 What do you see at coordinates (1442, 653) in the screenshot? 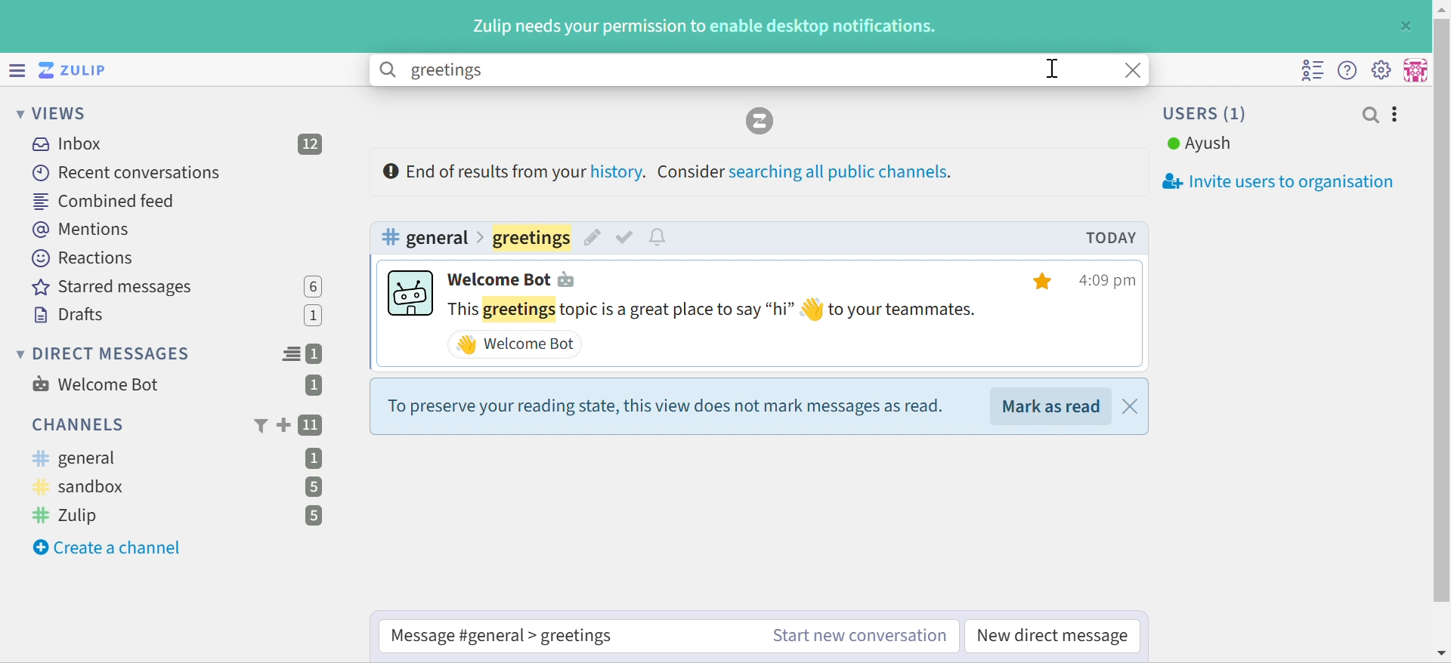
I see `Scroll down` at bounding box center [1442, 653].